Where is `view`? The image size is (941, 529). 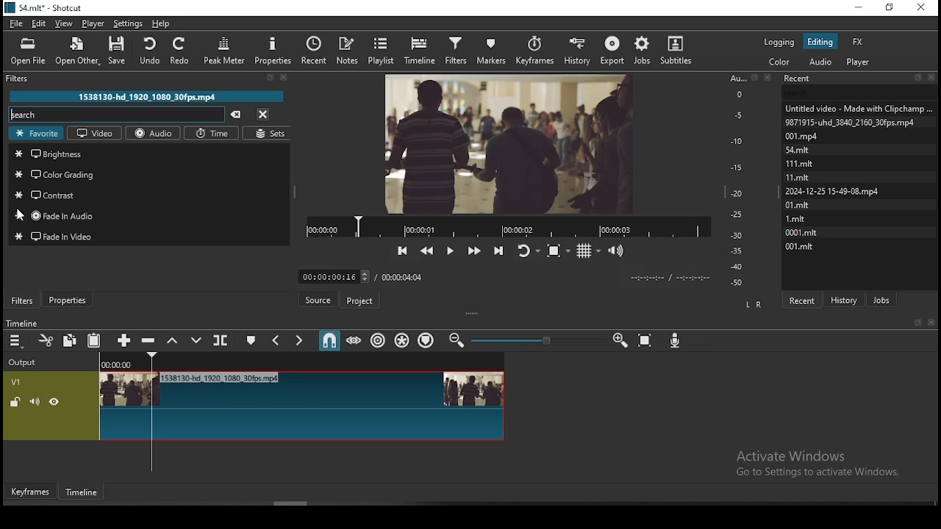 view is located at coordinates (65, 24).